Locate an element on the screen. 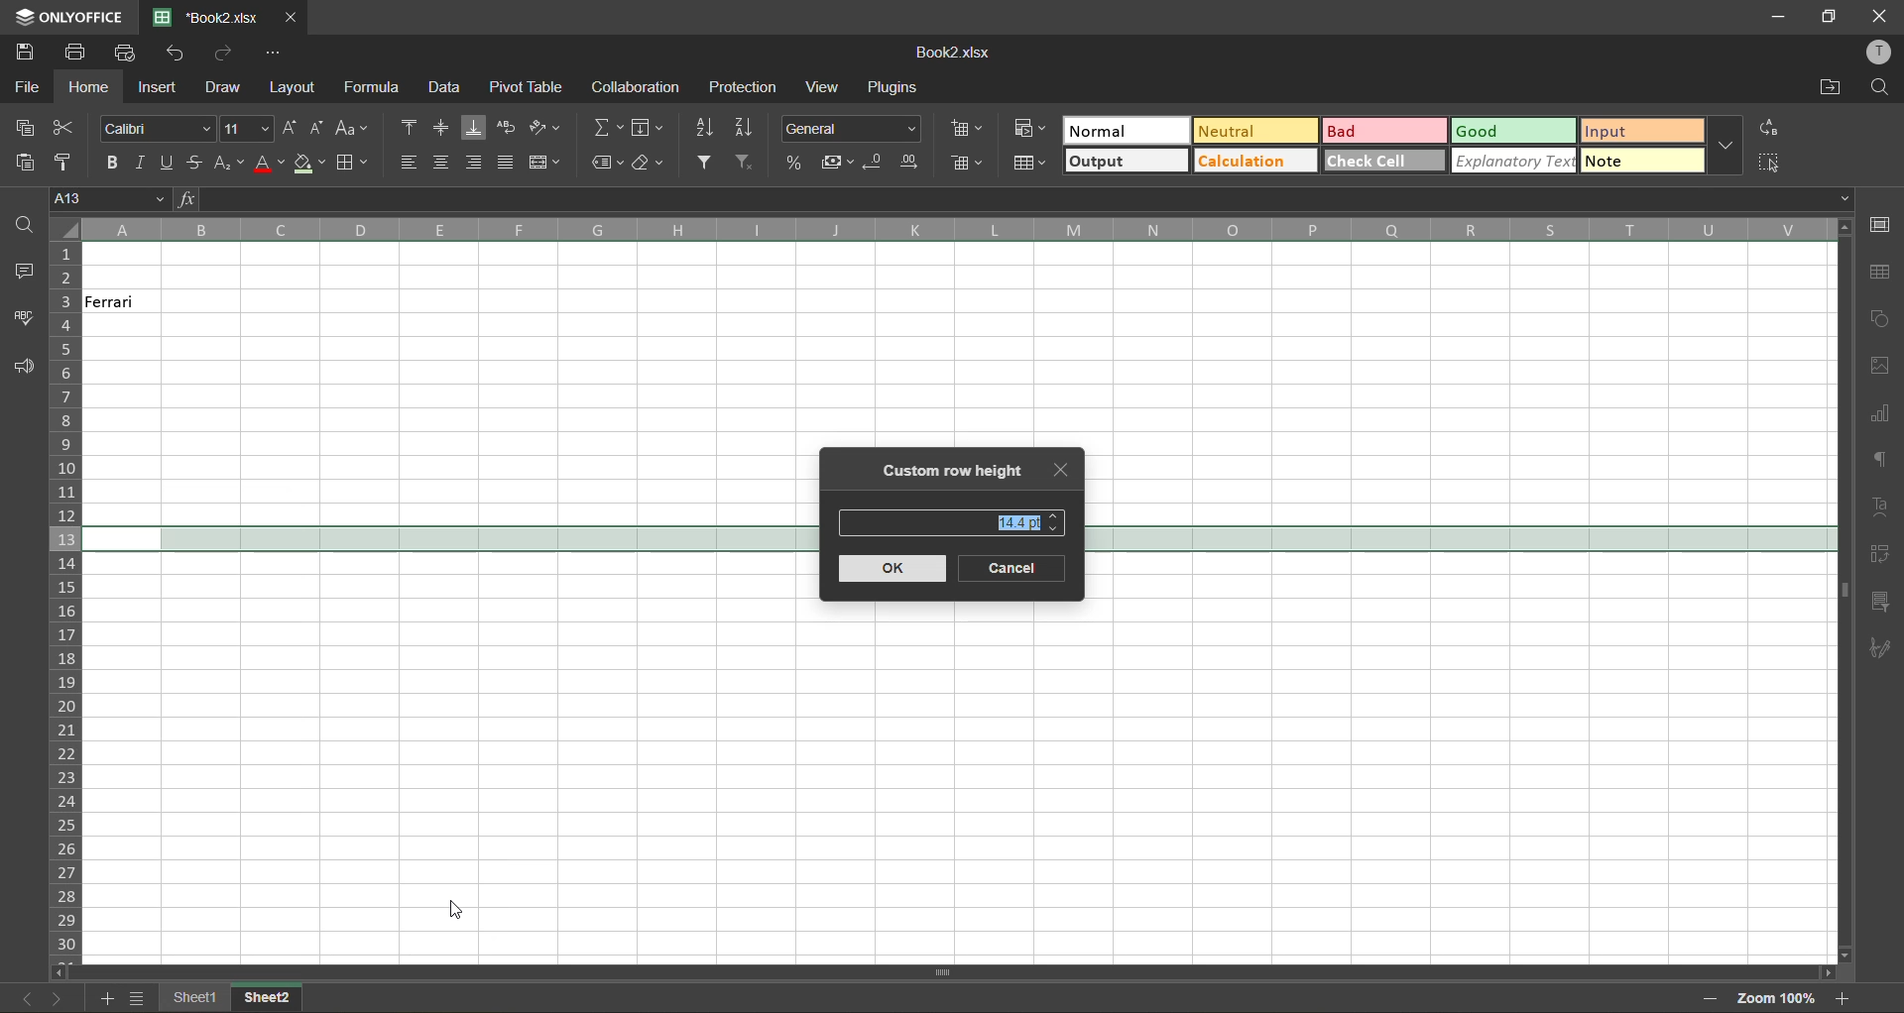 The height and width of the screenshot is (1013, 1904). file is located at coordinates (29, 87).